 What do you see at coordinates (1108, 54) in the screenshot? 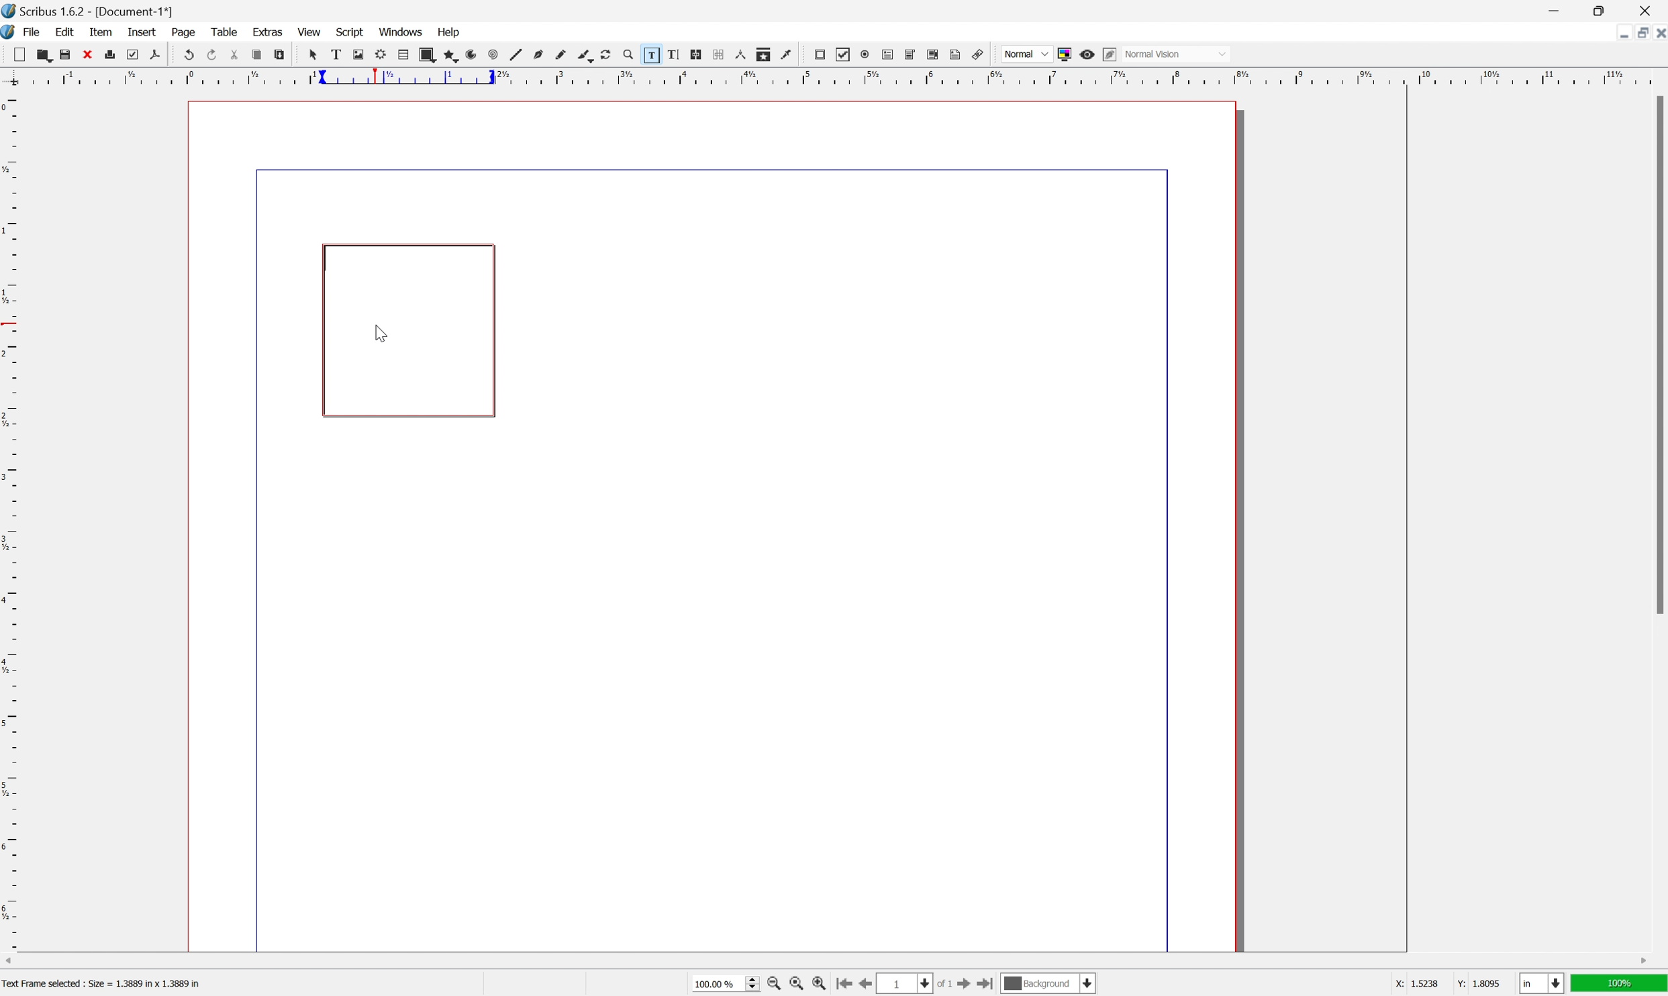
I see `edit in preview mode` at bounding box center [1108, 54].